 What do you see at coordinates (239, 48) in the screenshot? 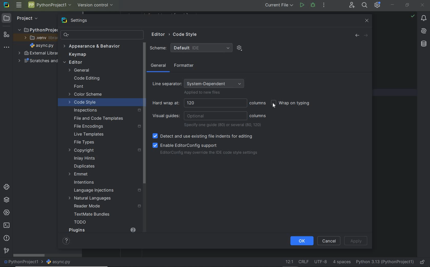
I see `show scheme actions` at bounding box center [239, 48].